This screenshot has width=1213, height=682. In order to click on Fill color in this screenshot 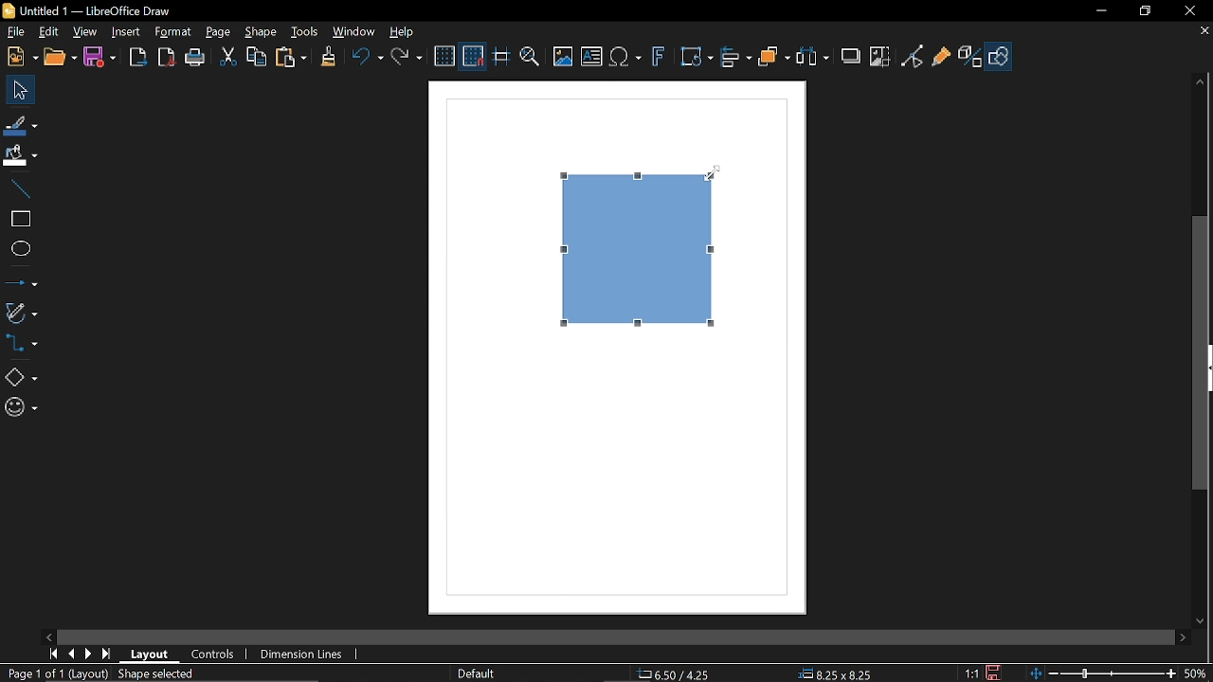, I will do `click(21, 155)`.